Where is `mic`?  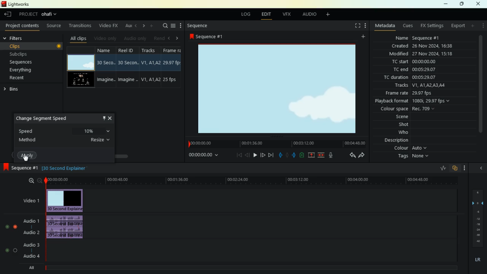 mic is located at coordinates (332, 154).